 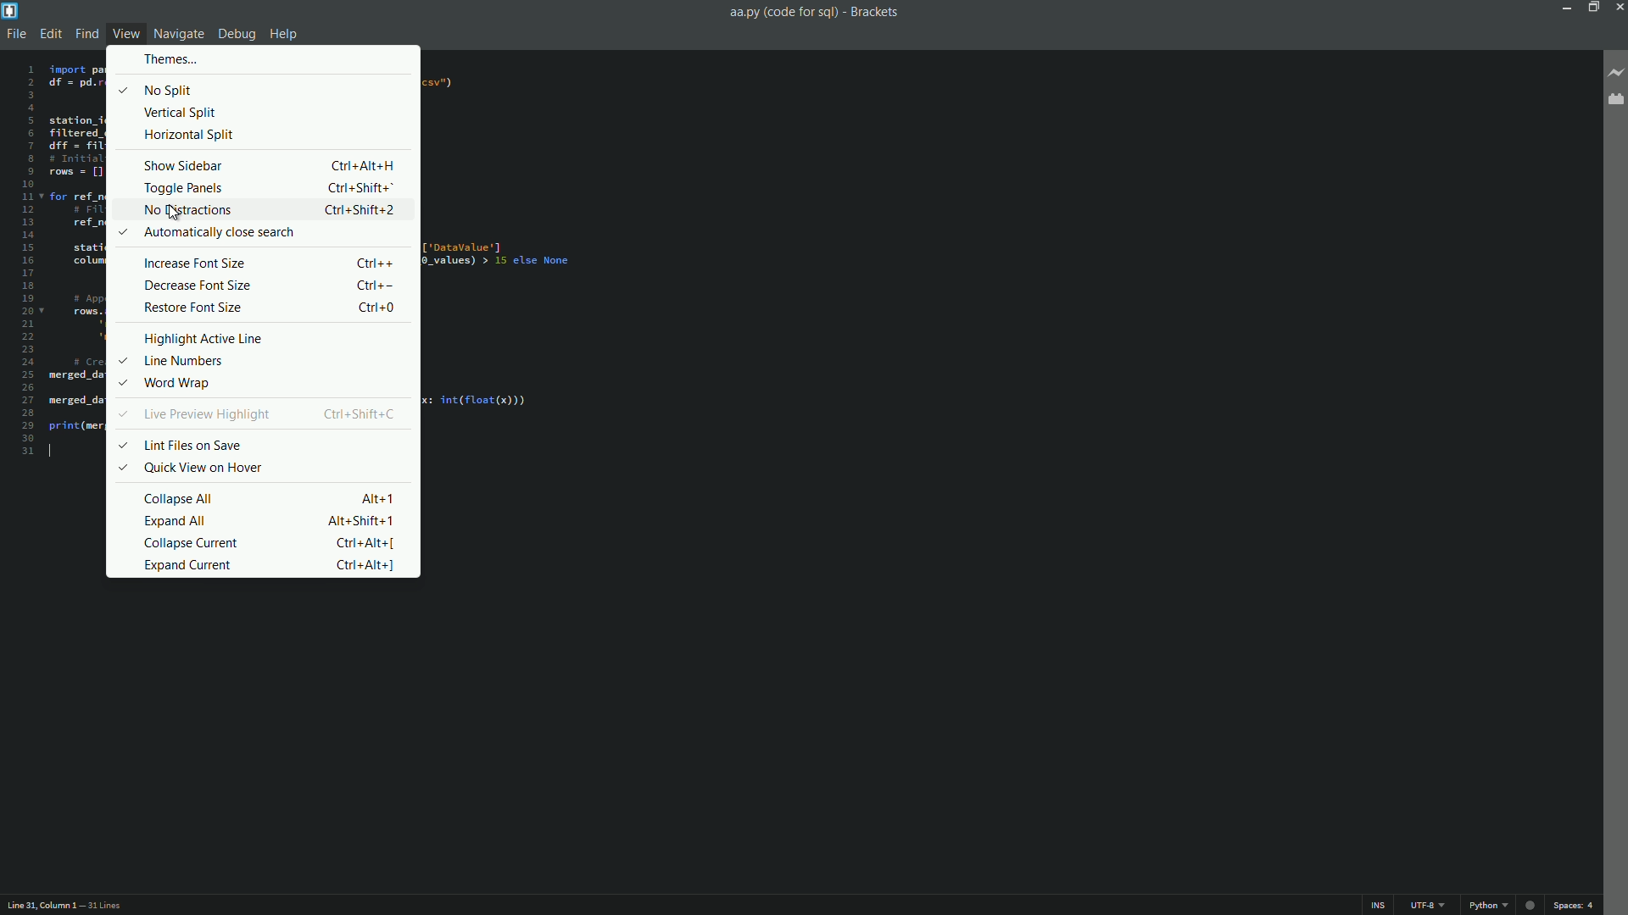 I want to click on automatically close search, so click(x=267, y=231).